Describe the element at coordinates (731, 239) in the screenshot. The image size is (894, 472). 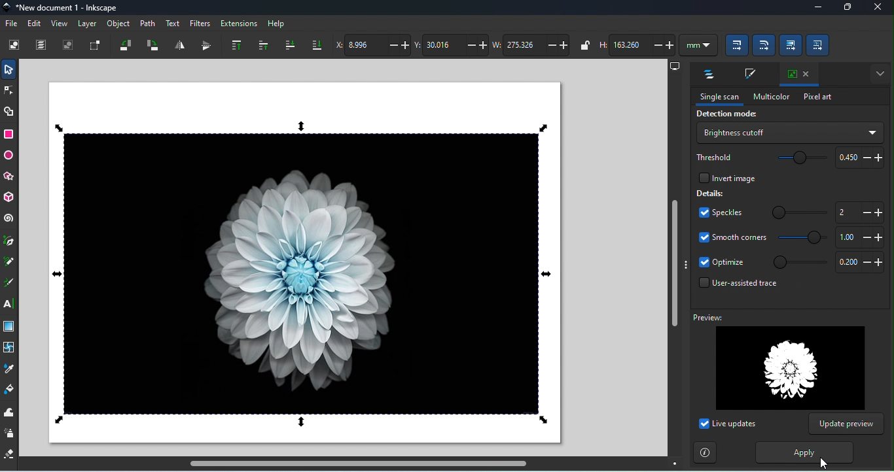
I see `Smooth corners` at that location.